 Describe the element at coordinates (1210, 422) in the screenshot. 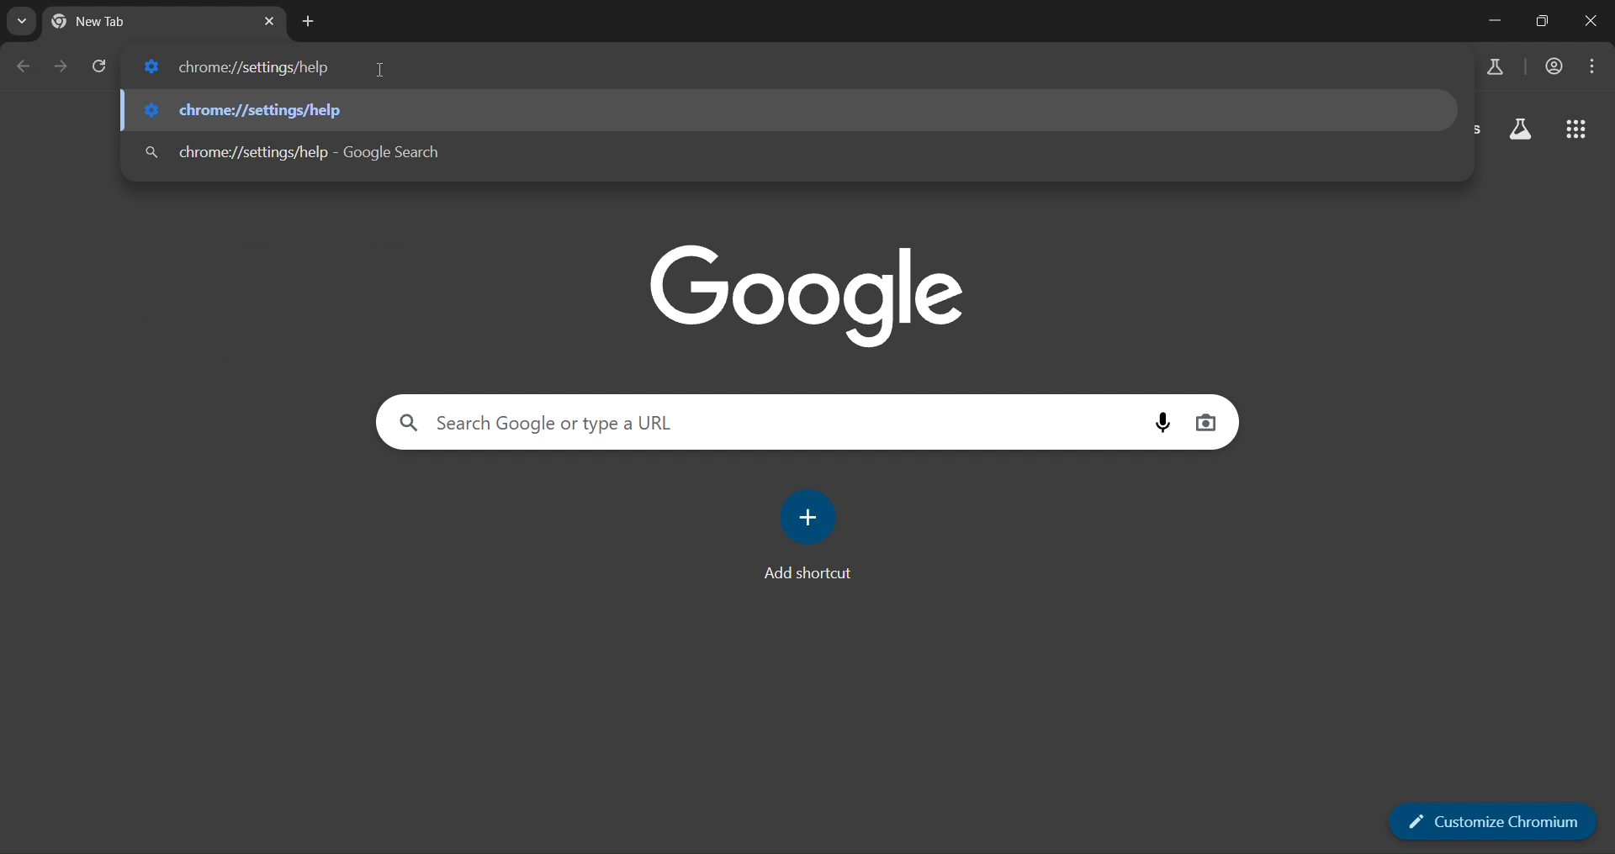

I see `image search` at that location.